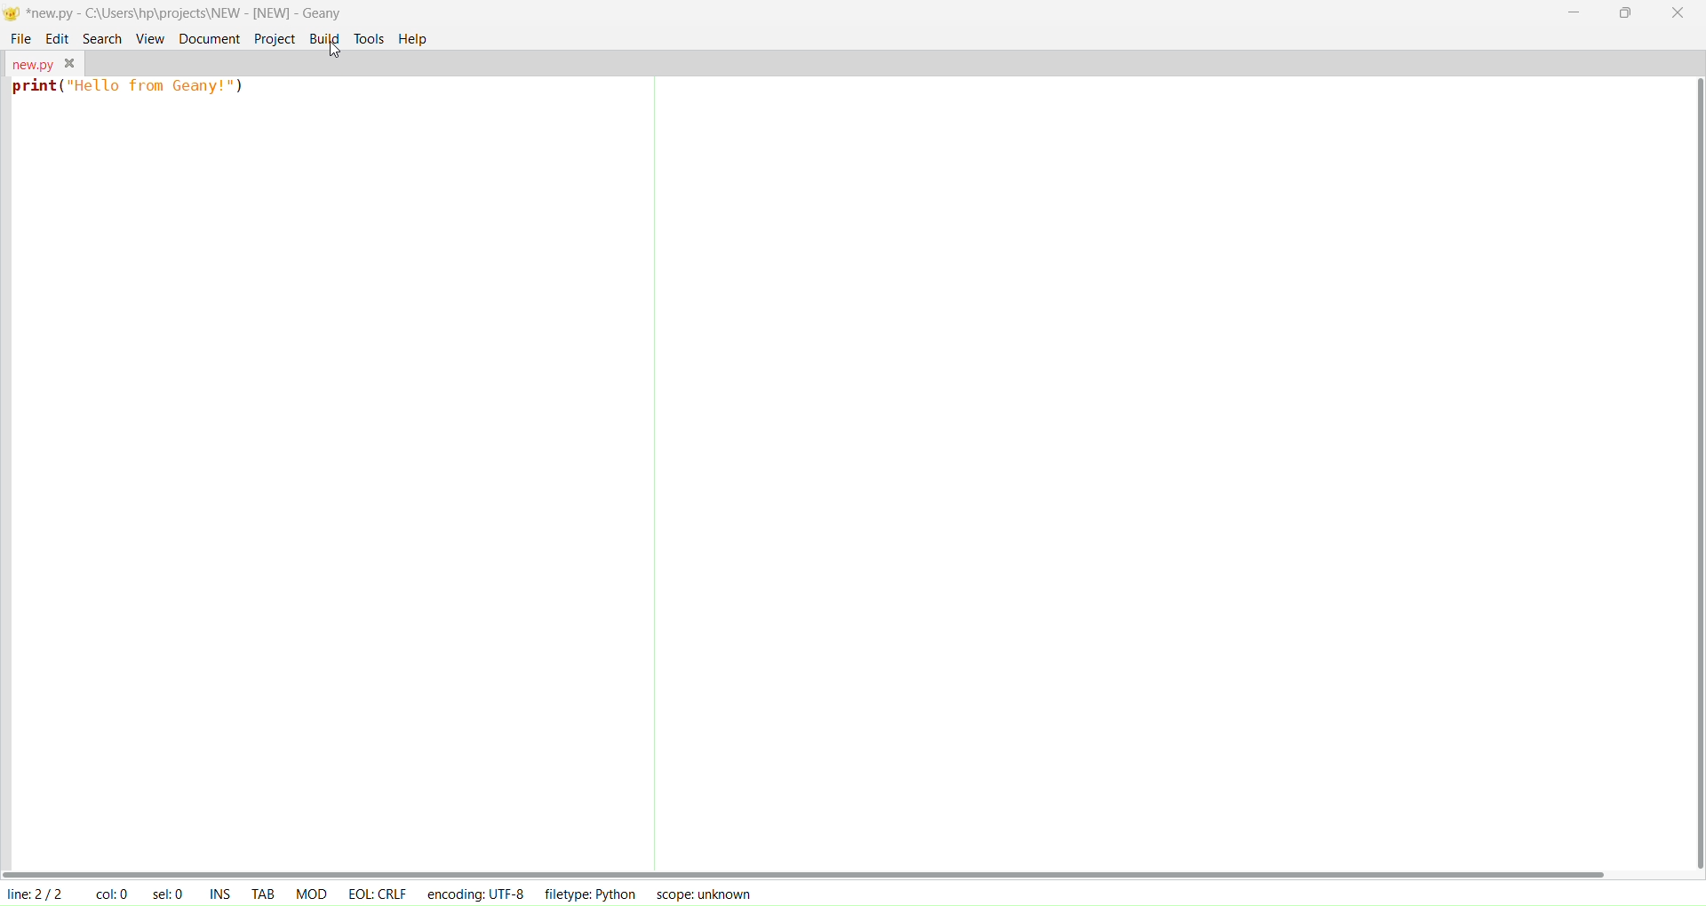 Image resolution: width=1706 pixels, height=906 pixels. Describe the element at coordinates (70, 63) in the screenshot. I see `close tab` at that location.